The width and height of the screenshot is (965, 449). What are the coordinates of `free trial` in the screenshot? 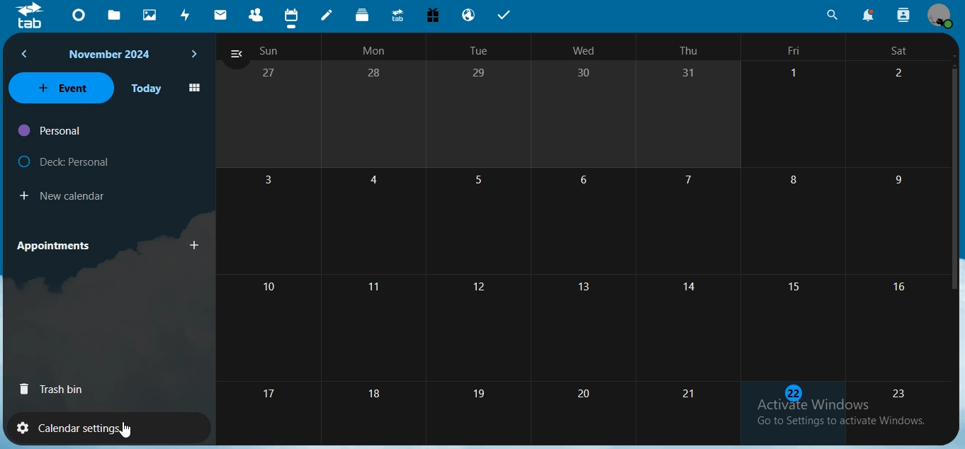 It's located at (432, 15).